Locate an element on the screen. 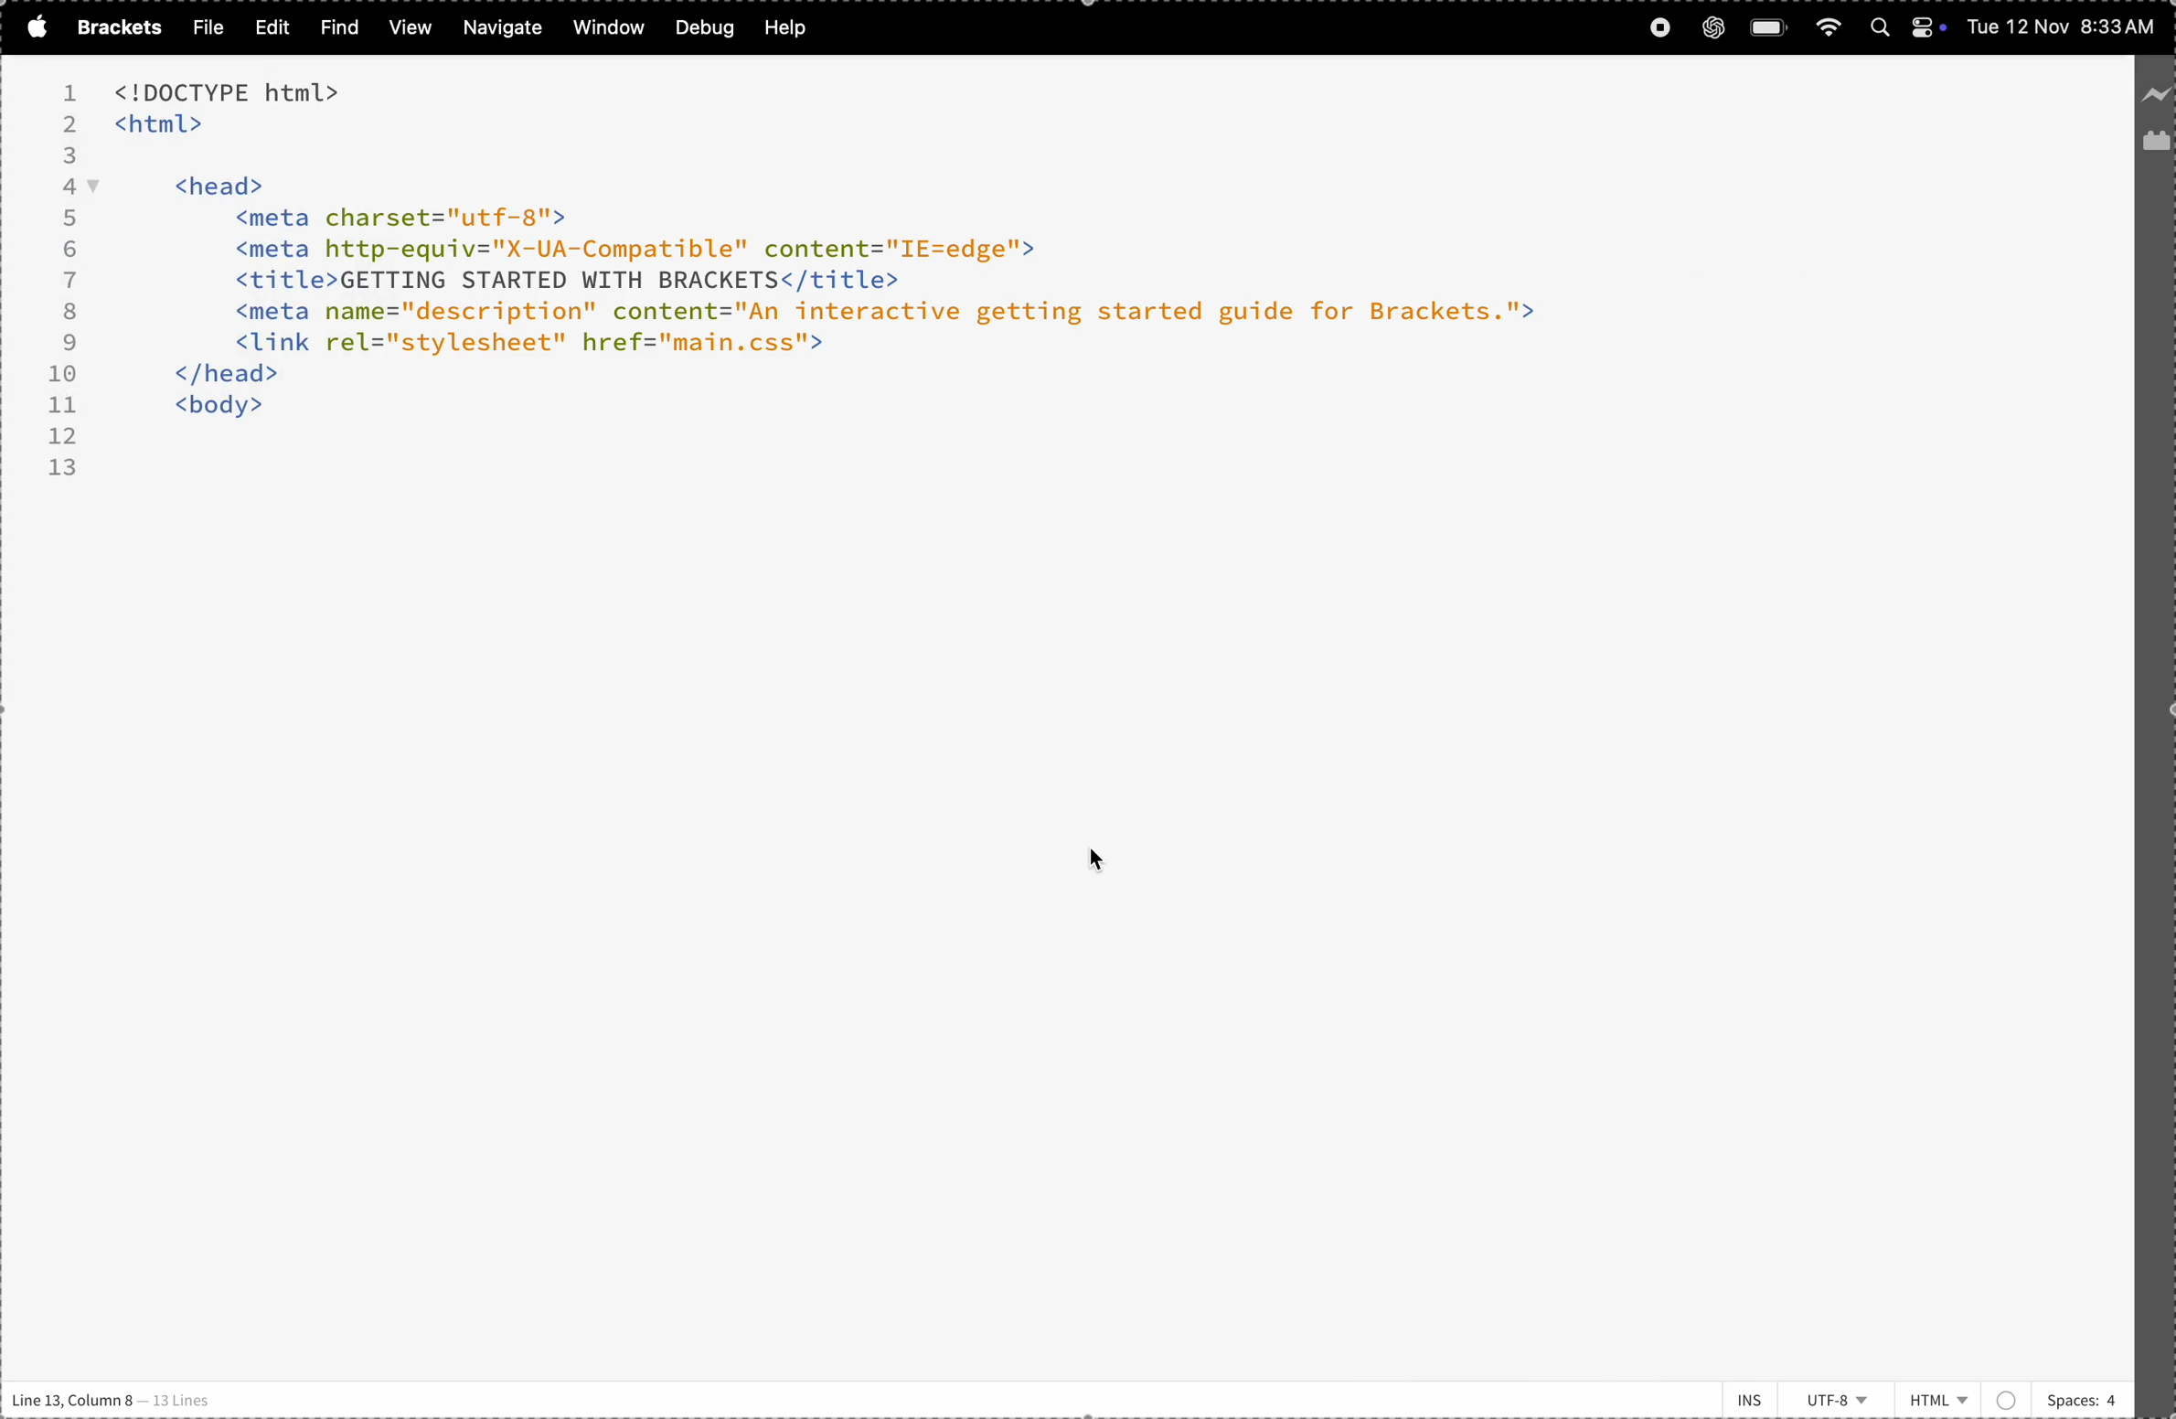 Image resolution: width=2176 pixels, height=1419 pixels. apple menu is located at coordinates (32, 27).